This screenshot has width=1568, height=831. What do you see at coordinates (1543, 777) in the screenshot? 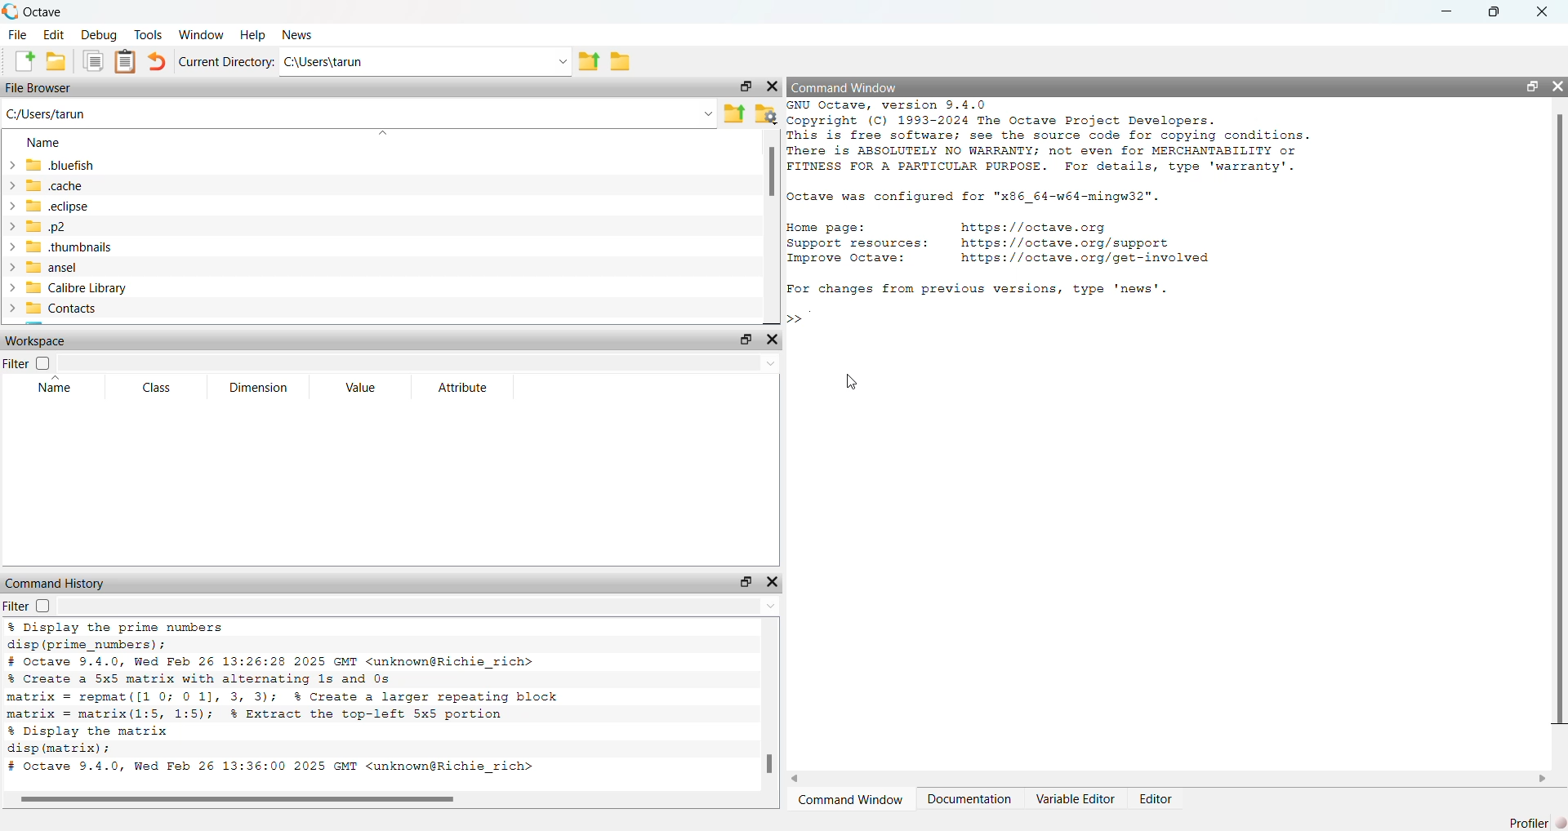
I see `move right` at bounding box center [1543, 777].